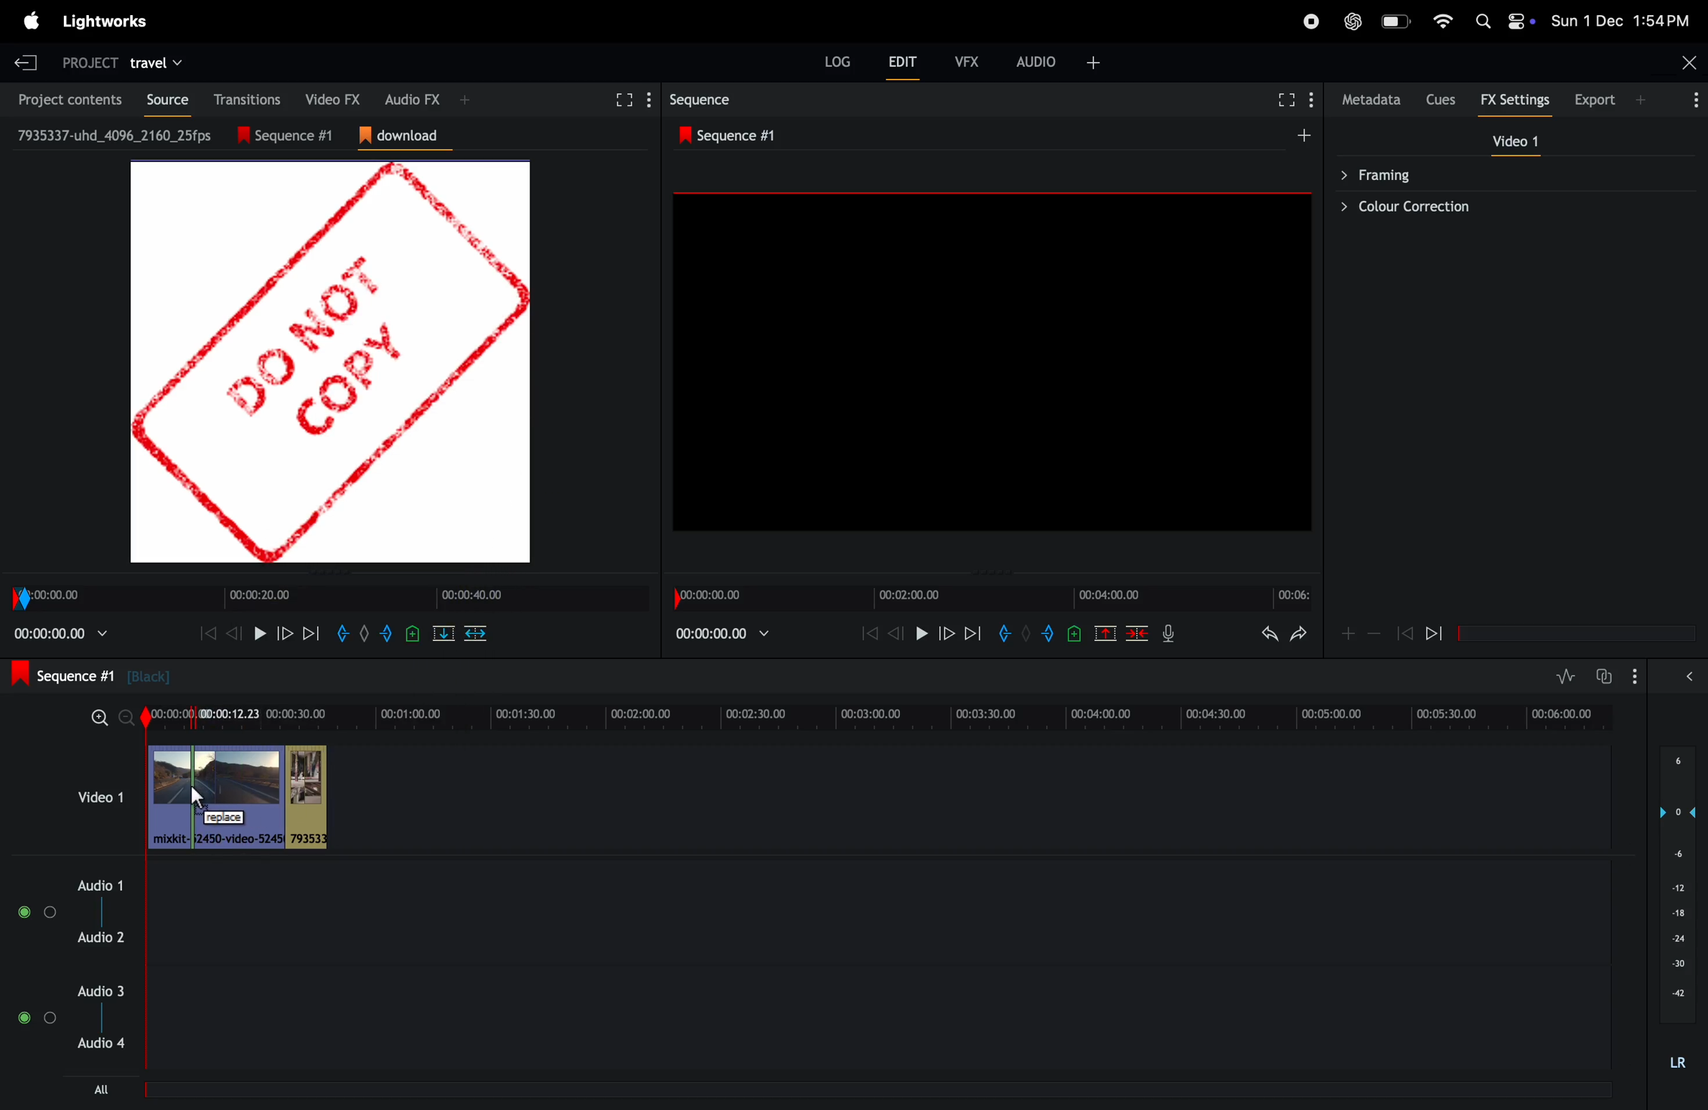  What do you see at coordinates (32, 21) in the screenshot?
I see `Apple logo` at bounding box center [32, 21].